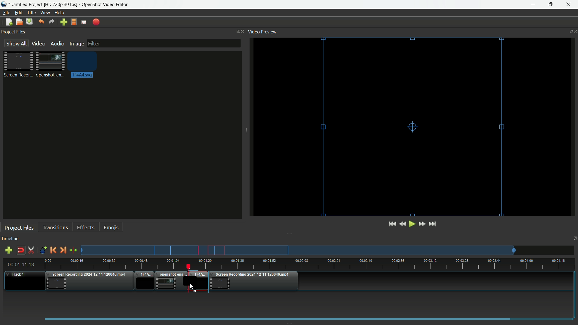  I want to click on Open file, so click(19, 23).